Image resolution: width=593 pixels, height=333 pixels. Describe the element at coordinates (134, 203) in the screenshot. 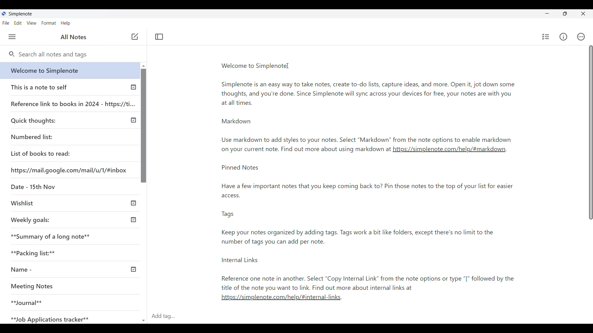

I see `Check icon indicates published notes` at that location.